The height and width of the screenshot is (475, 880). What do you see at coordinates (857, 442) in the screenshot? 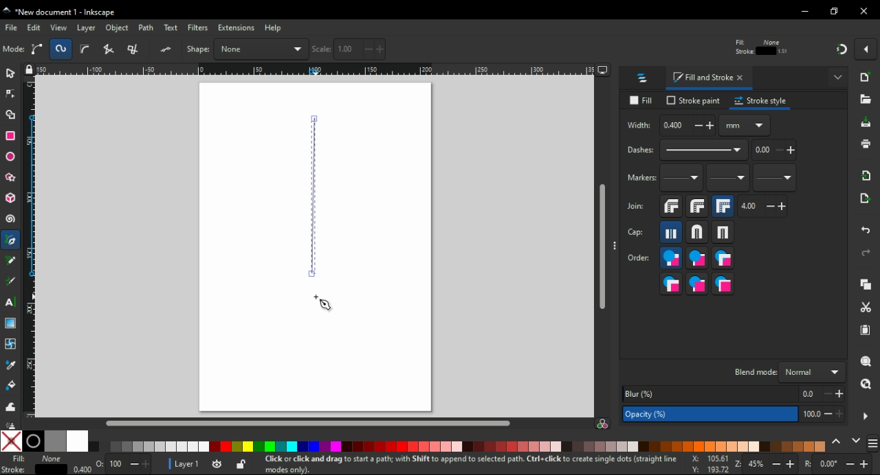
I see `next ` at bounding box center [857, 442].